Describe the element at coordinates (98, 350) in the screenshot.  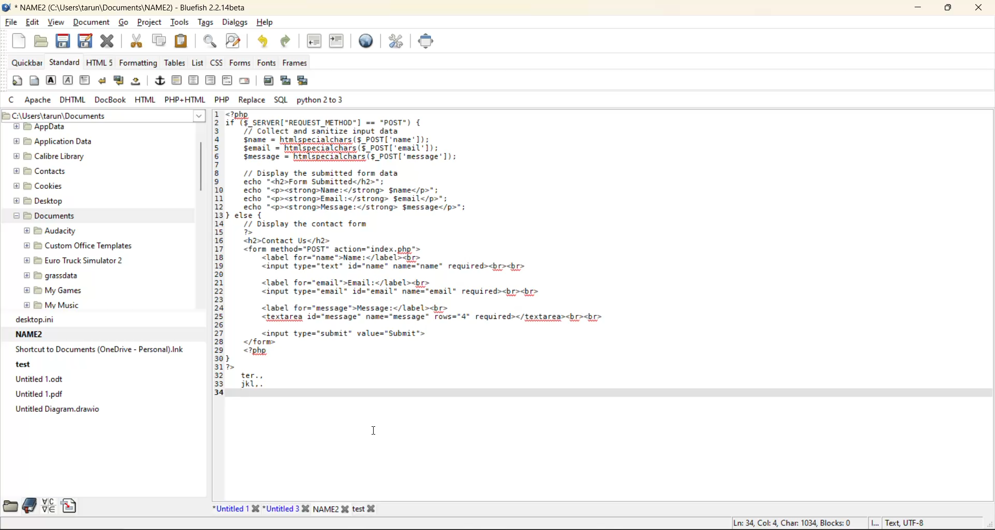
I see `Shortcut to Documents (OneDrive - Personal).Ink` at that location.